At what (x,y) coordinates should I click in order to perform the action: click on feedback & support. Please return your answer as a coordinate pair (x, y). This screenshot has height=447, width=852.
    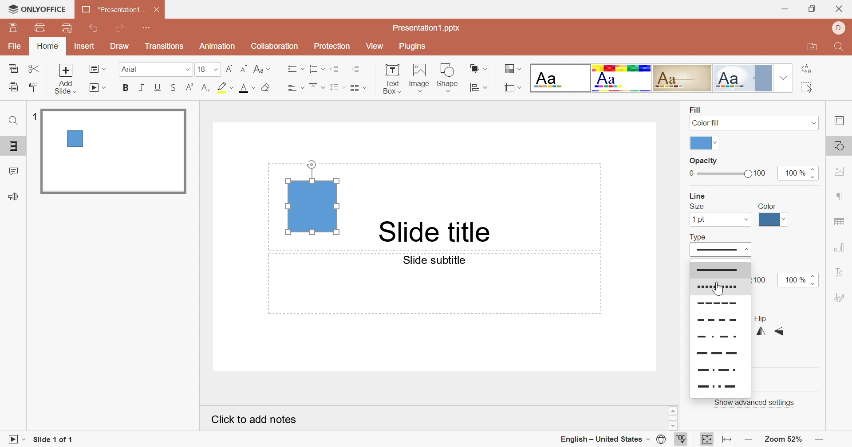
    Looking at the image, I should click on (13, 196).